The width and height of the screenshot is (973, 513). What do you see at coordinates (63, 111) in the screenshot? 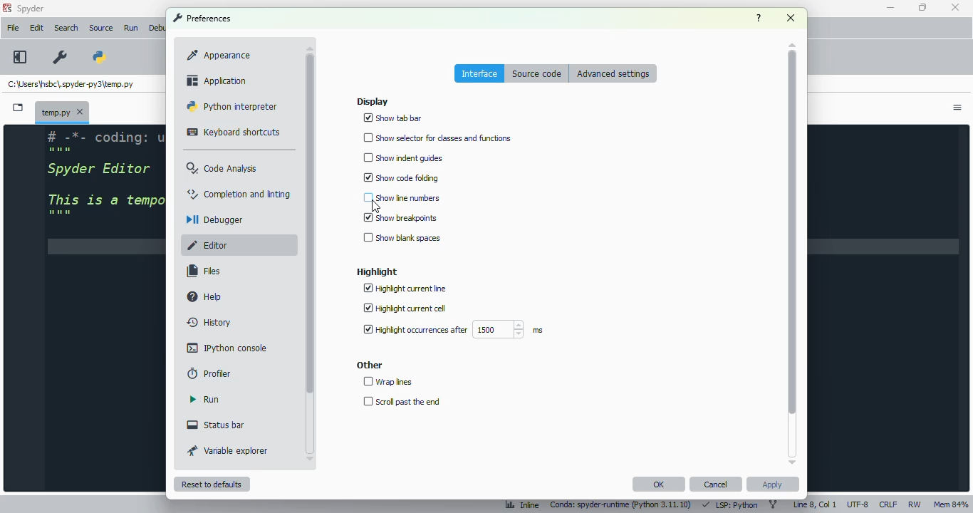
I see `temp` at bounding box center [63, 111].